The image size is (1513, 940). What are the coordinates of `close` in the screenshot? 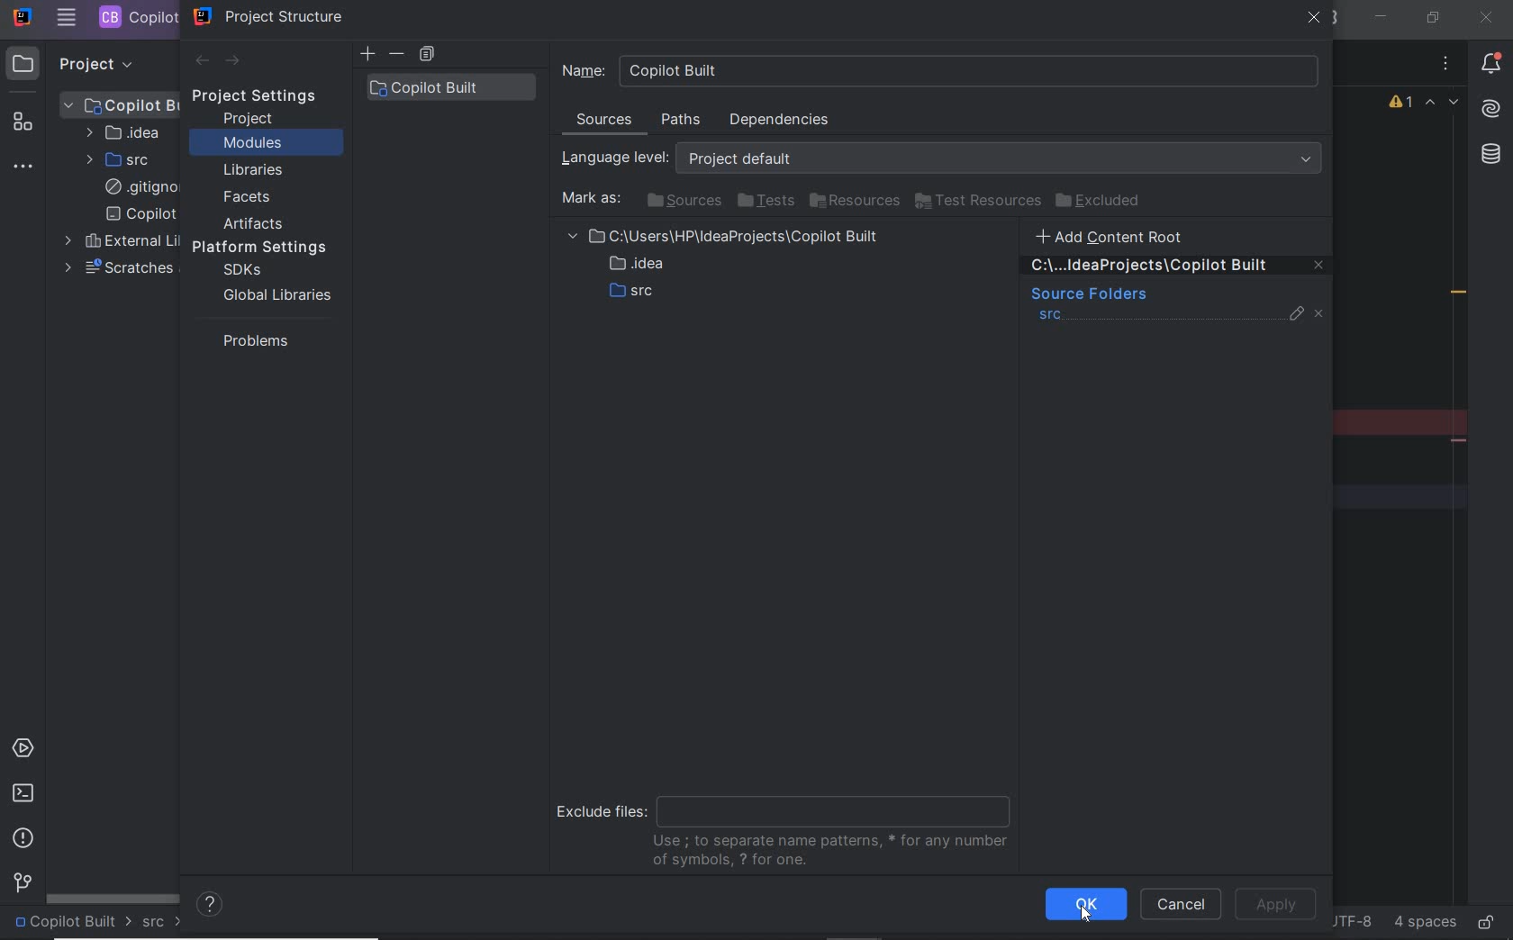 It's located at (1485, 17).